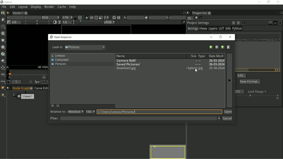  I want to click on Checkerboard, so click(115, 23).